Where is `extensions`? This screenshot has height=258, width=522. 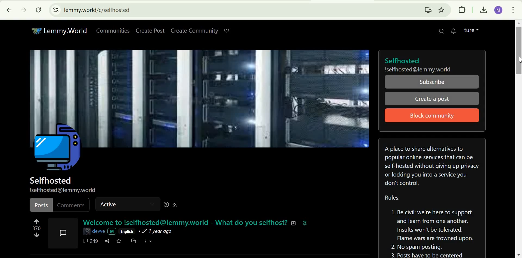
extensions is located at coordinates (463, 10).